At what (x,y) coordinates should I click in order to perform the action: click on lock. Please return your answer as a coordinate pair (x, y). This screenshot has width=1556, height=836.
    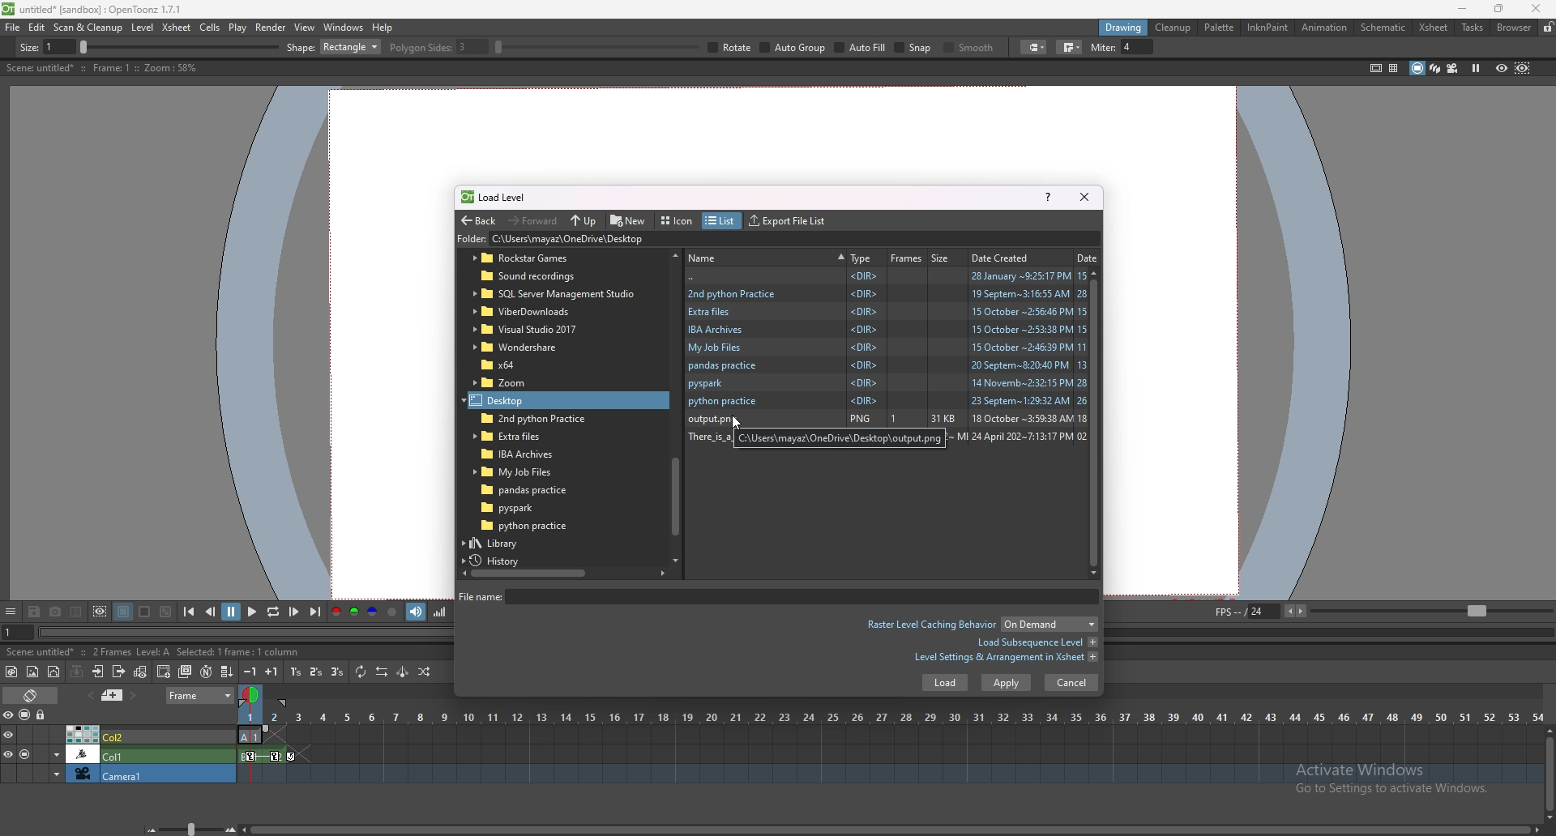
    Looking at the image, I should click on (1548, 27).